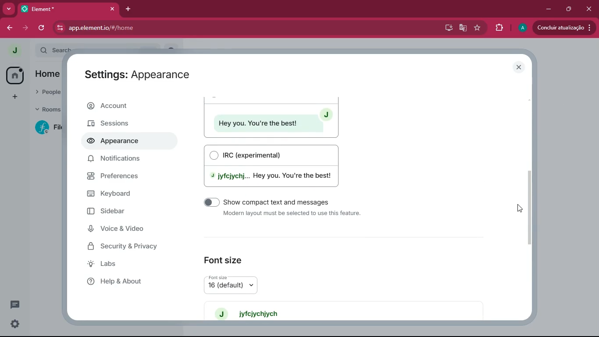 The width and height of the screenshot is (599, 337). What do you see at coordinates (129, 247) in the screenshot?
I see `security` at bounding box center [129, 247].